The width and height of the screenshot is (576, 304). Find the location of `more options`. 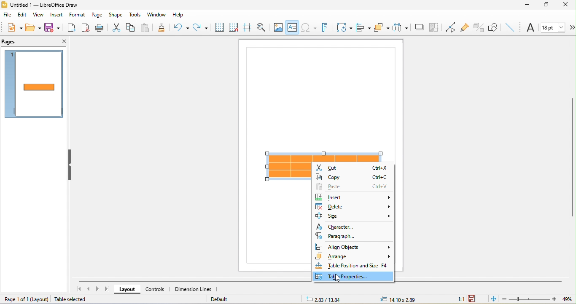

more options is located at coordinates (572, 27).